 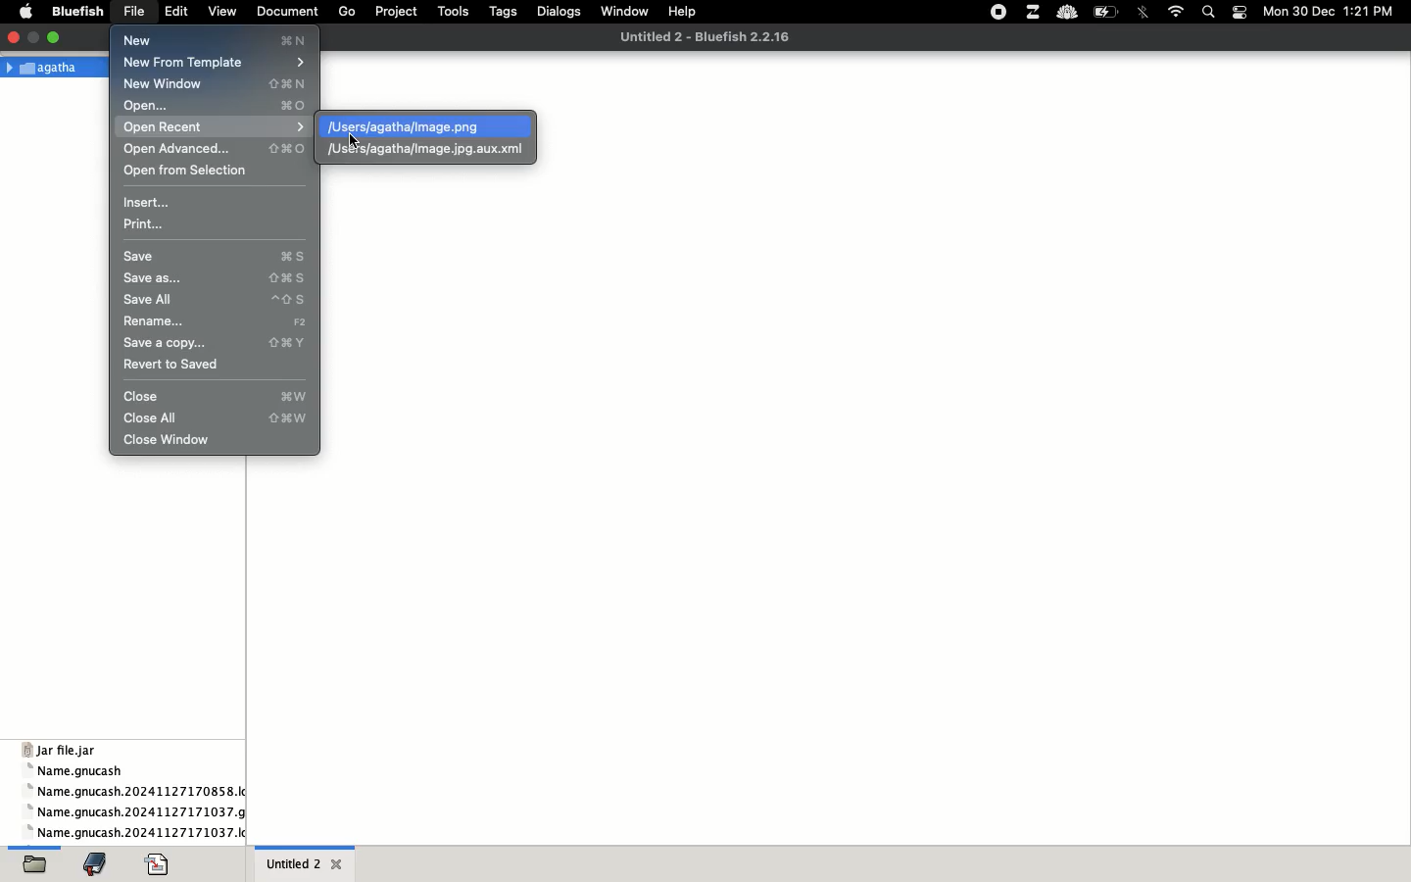 I want to click on open recent, so click(x=217, y=126).